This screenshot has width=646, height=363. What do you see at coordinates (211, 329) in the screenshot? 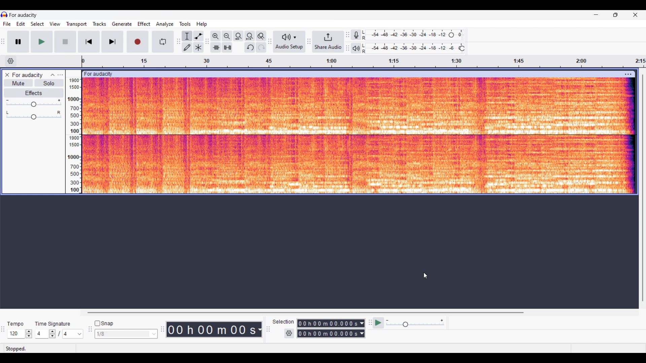
I see `Current duration of track` at bounding box center [211, 329].